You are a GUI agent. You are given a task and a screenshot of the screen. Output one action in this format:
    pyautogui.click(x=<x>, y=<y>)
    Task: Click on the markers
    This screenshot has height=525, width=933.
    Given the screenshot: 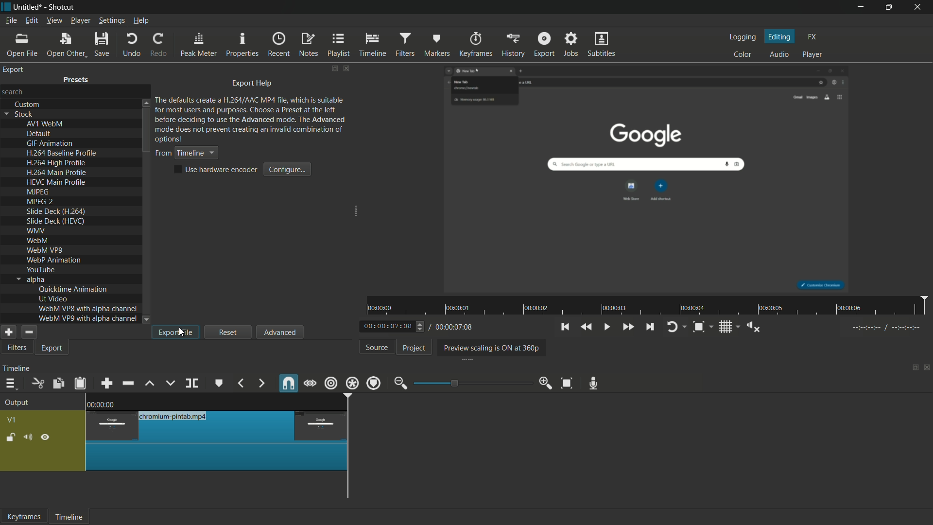 What is the action you would take?
    pyautogui.click(x=436, y=45)
    